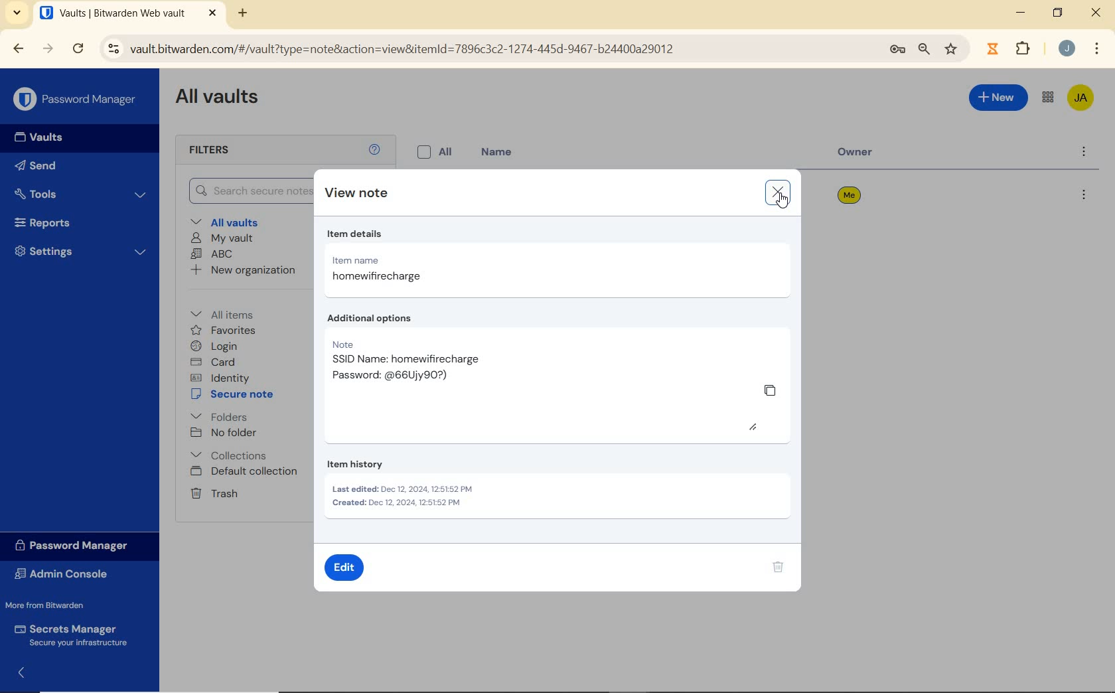 Image resolution: width=1115 pixels, height=693 pixels. What do you see at coordinates (244, 192) in the screenshot?
I see `Search Vault` at bounding box center [244, 192].